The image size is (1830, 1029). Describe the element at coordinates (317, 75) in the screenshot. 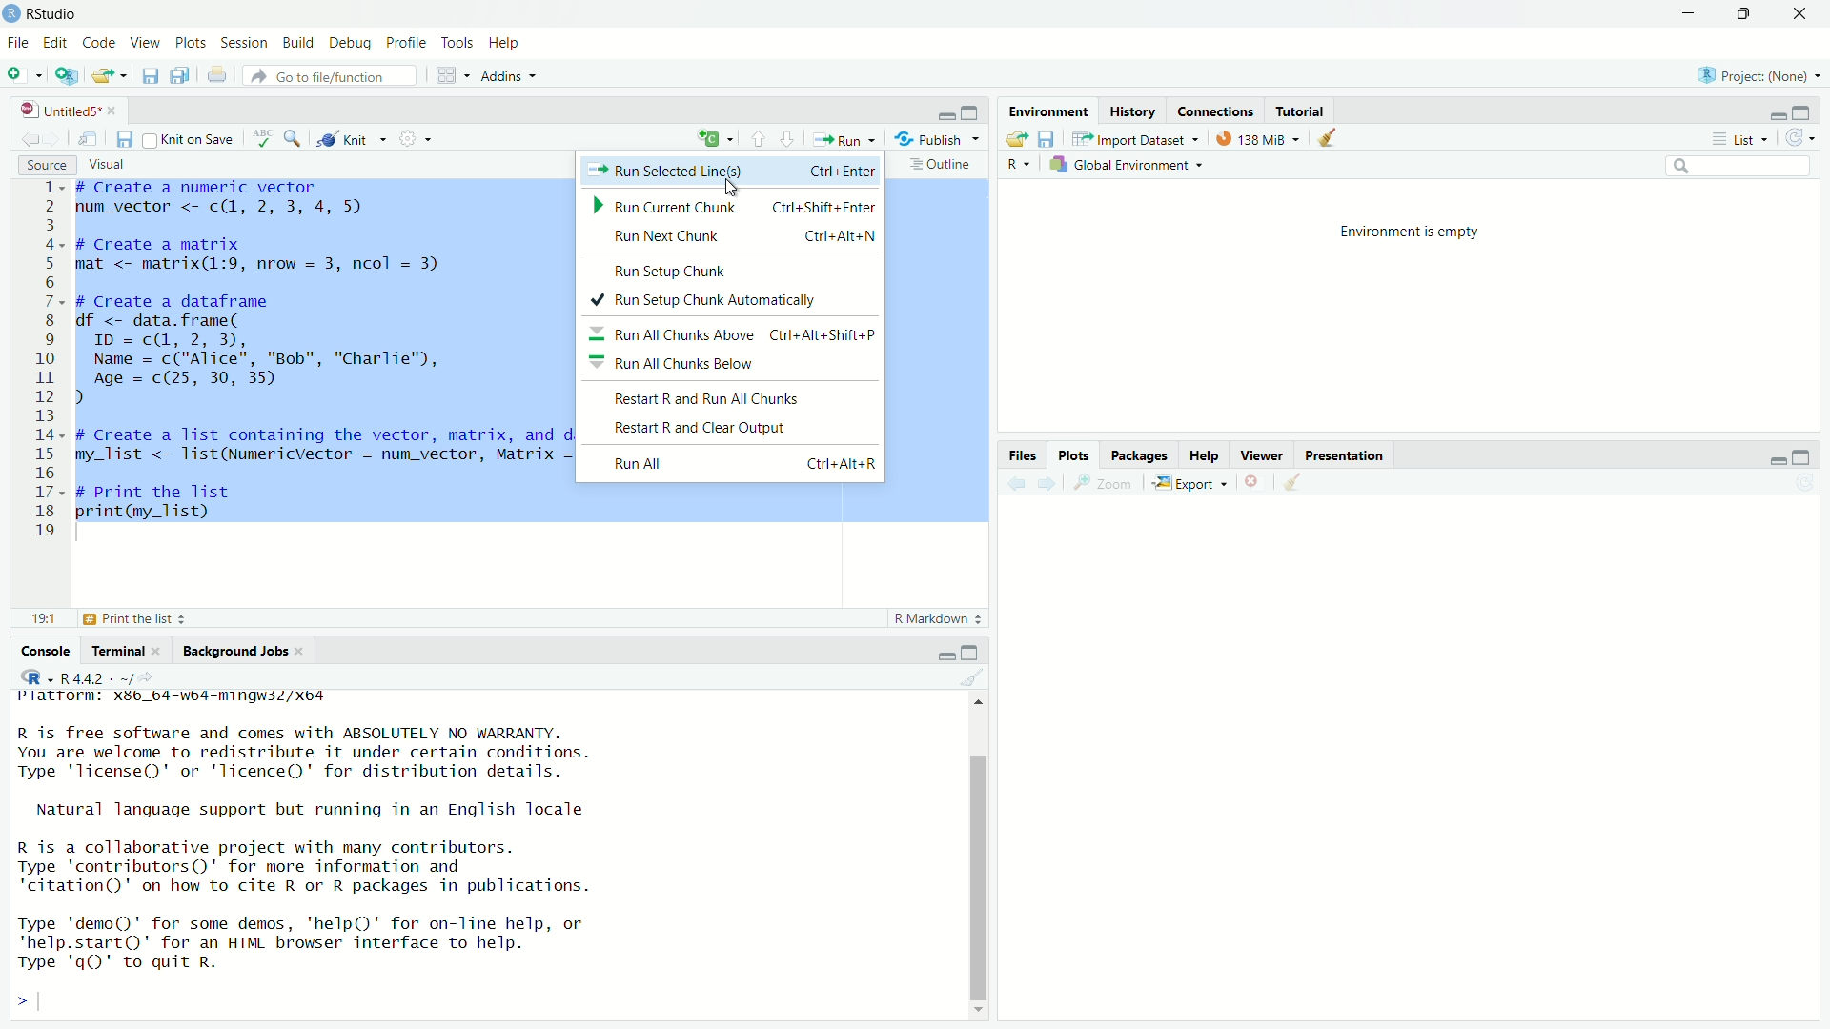

I see `Go to file/function` at that location.